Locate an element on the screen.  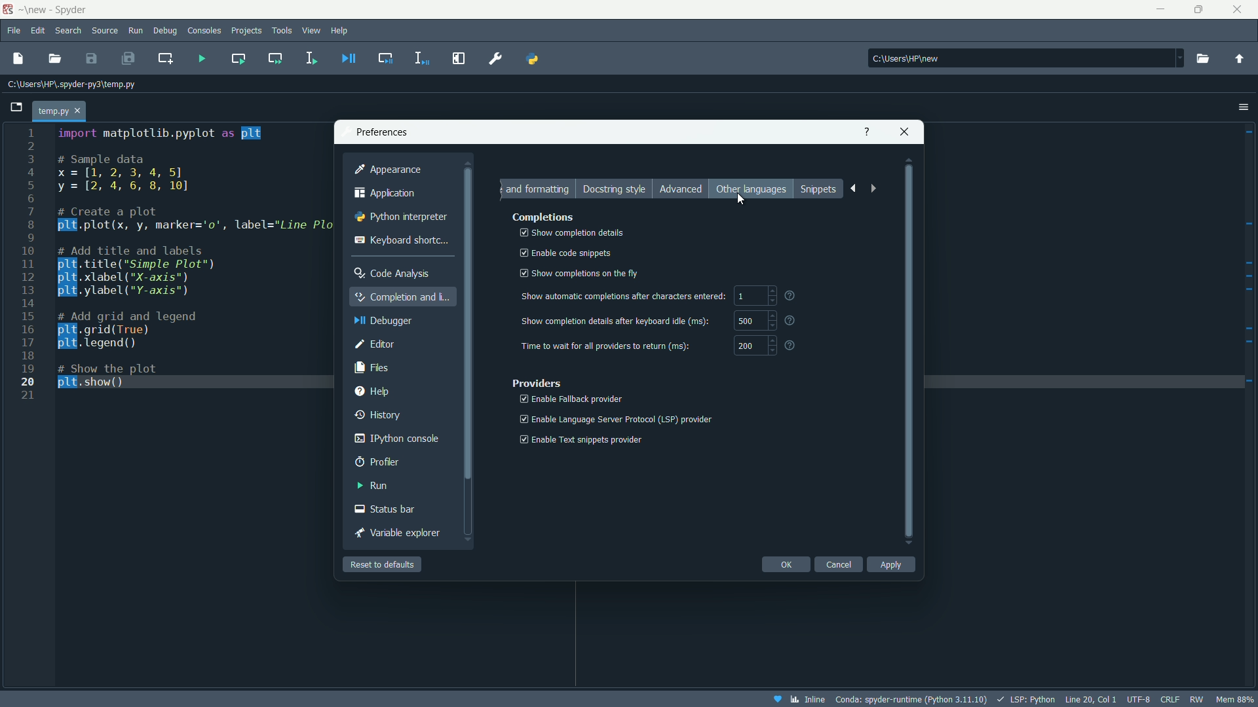
close app is located at coordinates (1241, 10).